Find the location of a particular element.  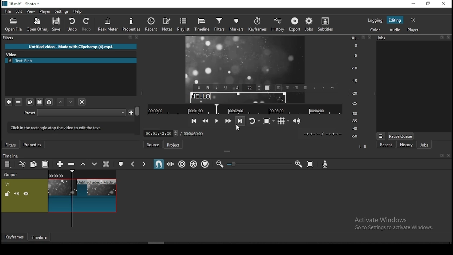

zoom timeline in is located at coordinates (298, 164).